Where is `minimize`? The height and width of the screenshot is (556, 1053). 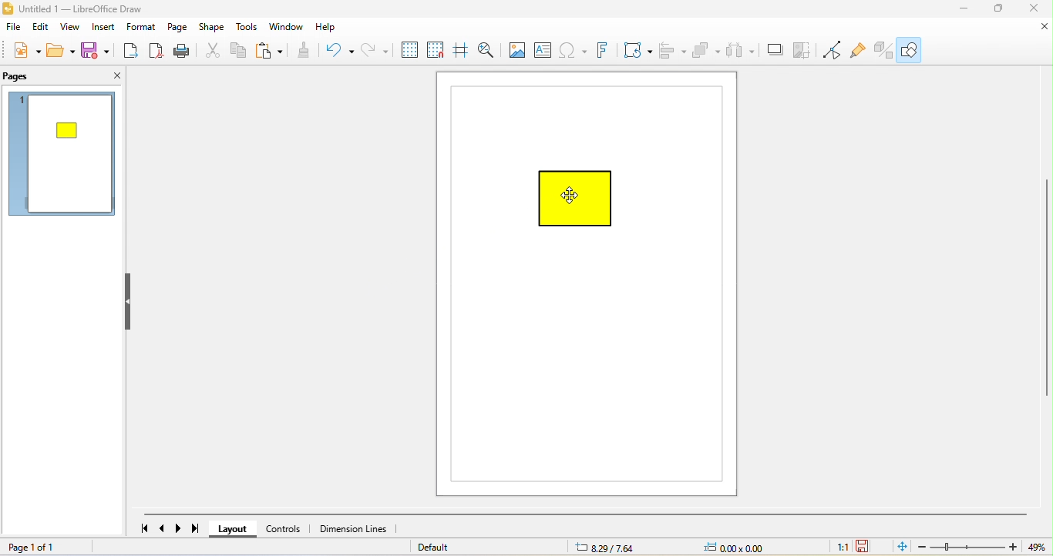
minimize is located at coordinates (959, 9).